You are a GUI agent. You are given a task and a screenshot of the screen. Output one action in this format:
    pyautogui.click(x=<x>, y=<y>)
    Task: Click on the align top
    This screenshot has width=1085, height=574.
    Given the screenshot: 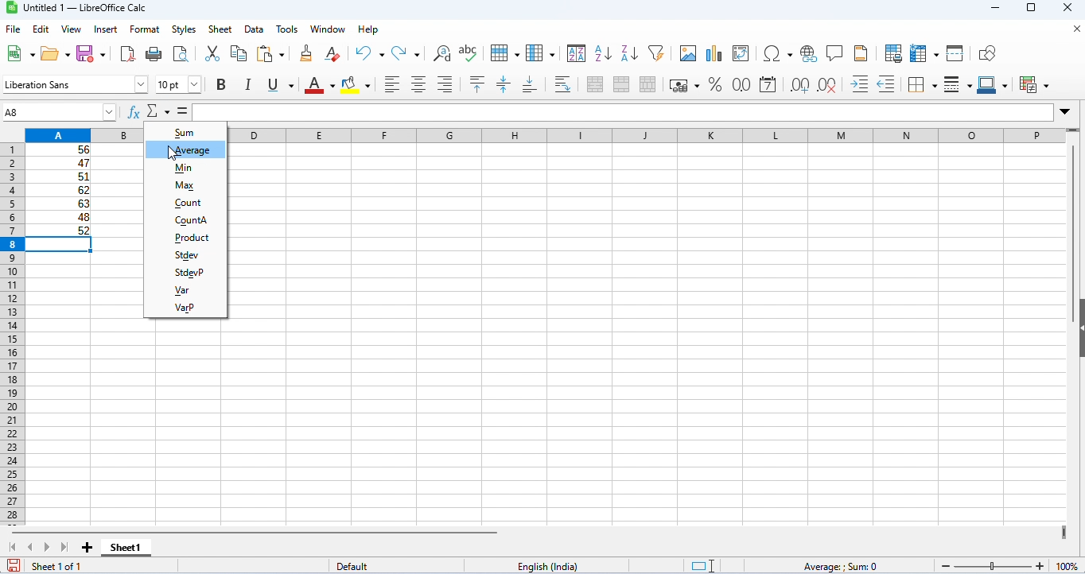 What is the action you would take?
    pyautogui.click(x=479, y=84)
    